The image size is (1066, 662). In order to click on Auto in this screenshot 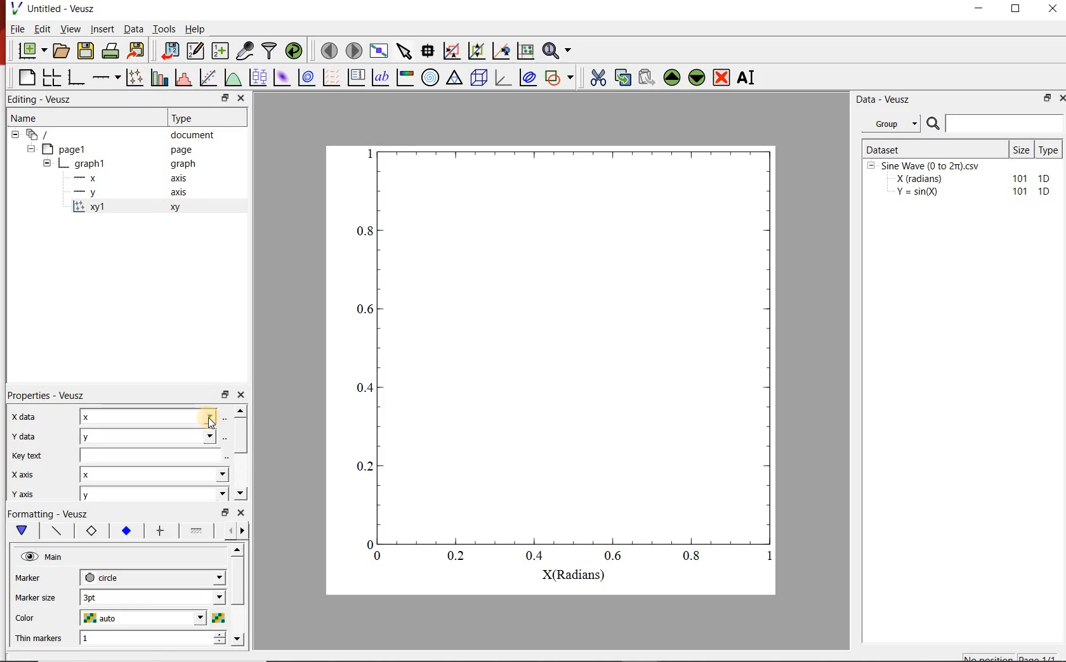, I will do `click(152, 455)`.